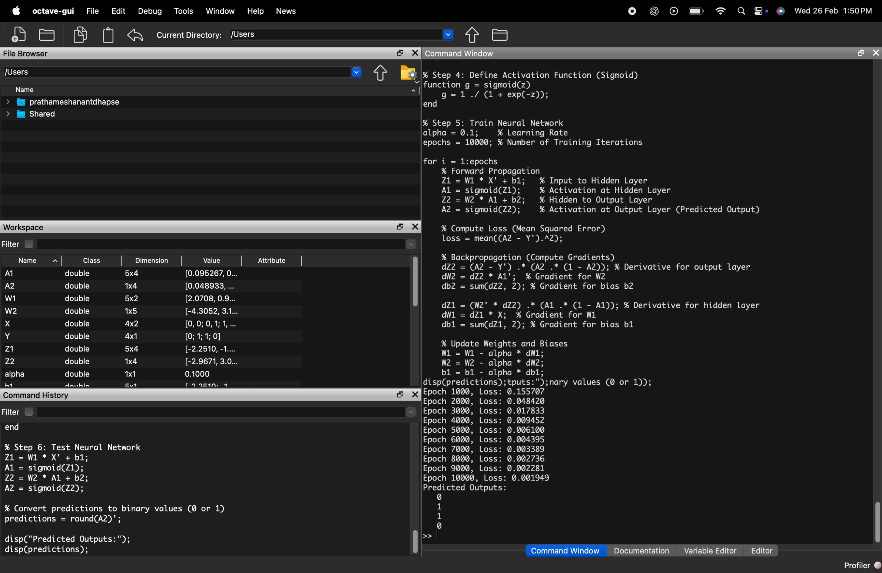 The image size is (882, 573). Describe the element at coordinates (672, 11) in the screenshot. I see `play` at that location.